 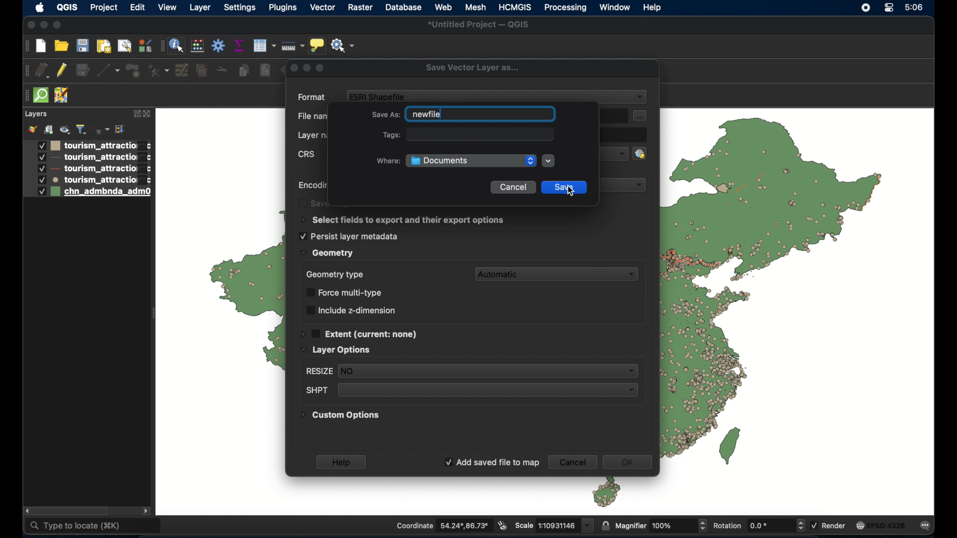 What do you see at coordinates (313, 98) in the screenshot?
I see `format` at bounding box center [313, 98].